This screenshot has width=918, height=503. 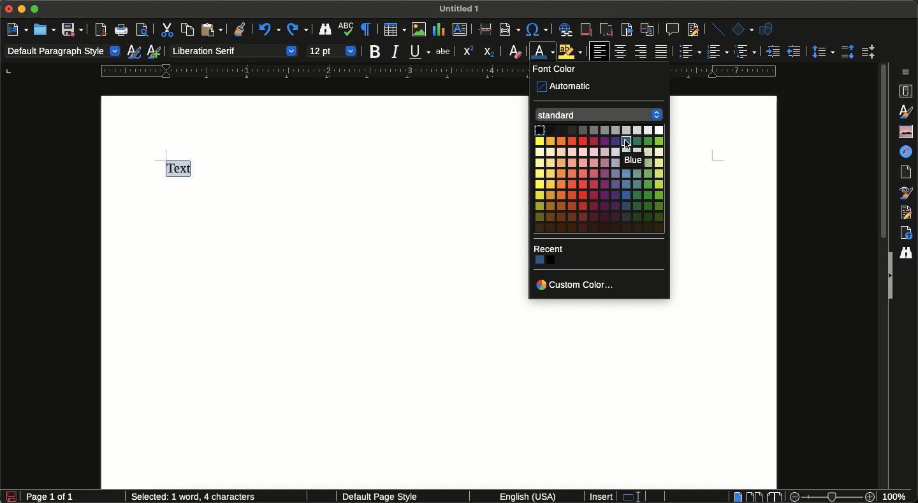 What do you see at coordinates (332, 50) in the screenshot?
I see `Font size` at bounding box center [332, 50].